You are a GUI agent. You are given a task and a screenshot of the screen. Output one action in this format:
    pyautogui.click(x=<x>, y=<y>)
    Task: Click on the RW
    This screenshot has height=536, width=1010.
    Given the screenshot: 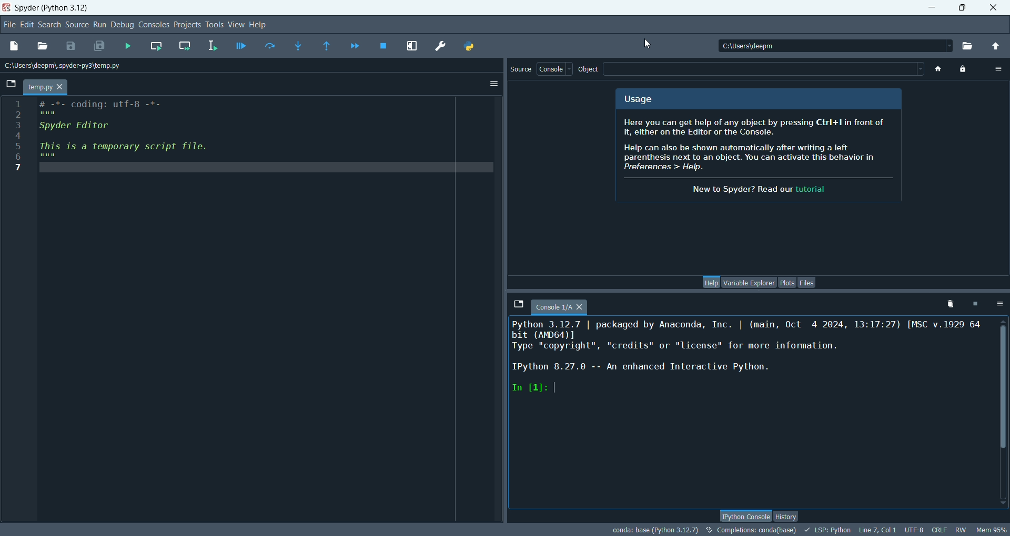 What is the action you would take?
    pyautogui.click(x=962, y=530)
    